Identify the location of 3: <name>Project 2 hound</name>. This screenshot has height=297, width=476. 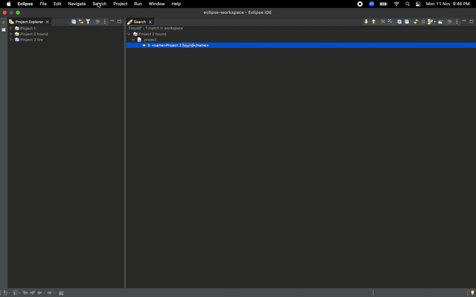
(176, 46).